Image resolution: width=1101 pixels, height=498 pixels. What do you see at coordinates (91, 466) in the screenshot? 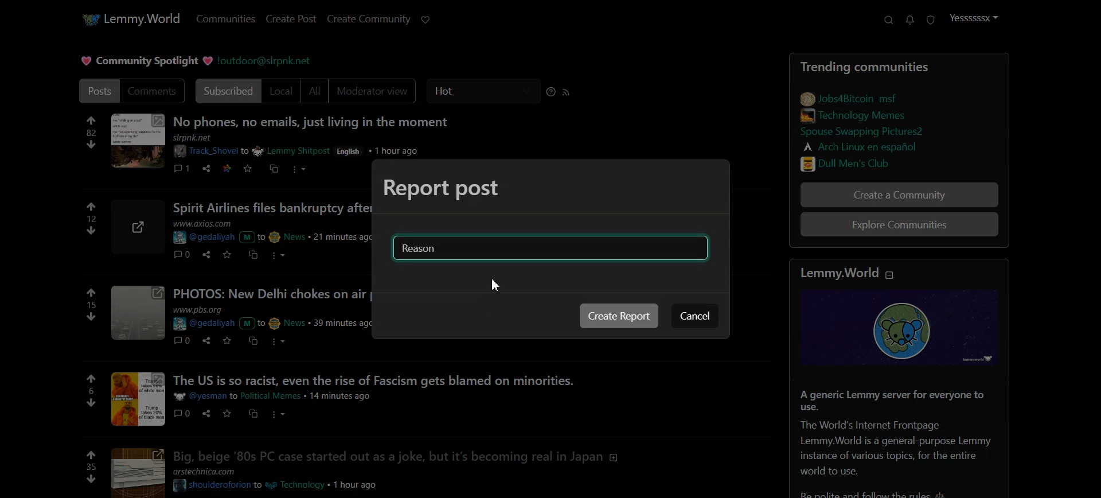
I see `numbers` at bounding box center [91, 466].